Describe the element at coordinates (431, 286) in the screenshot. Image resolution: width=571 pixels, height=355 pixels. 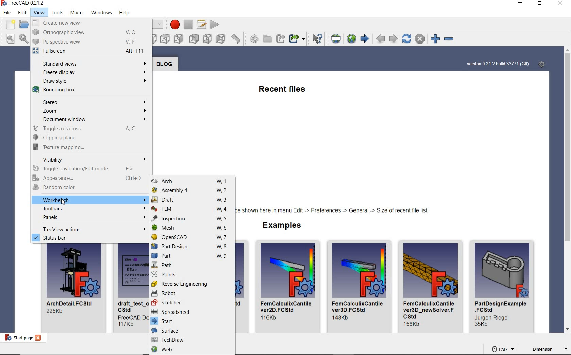
I see `FemCalculixCantile_newSolver` at that location.